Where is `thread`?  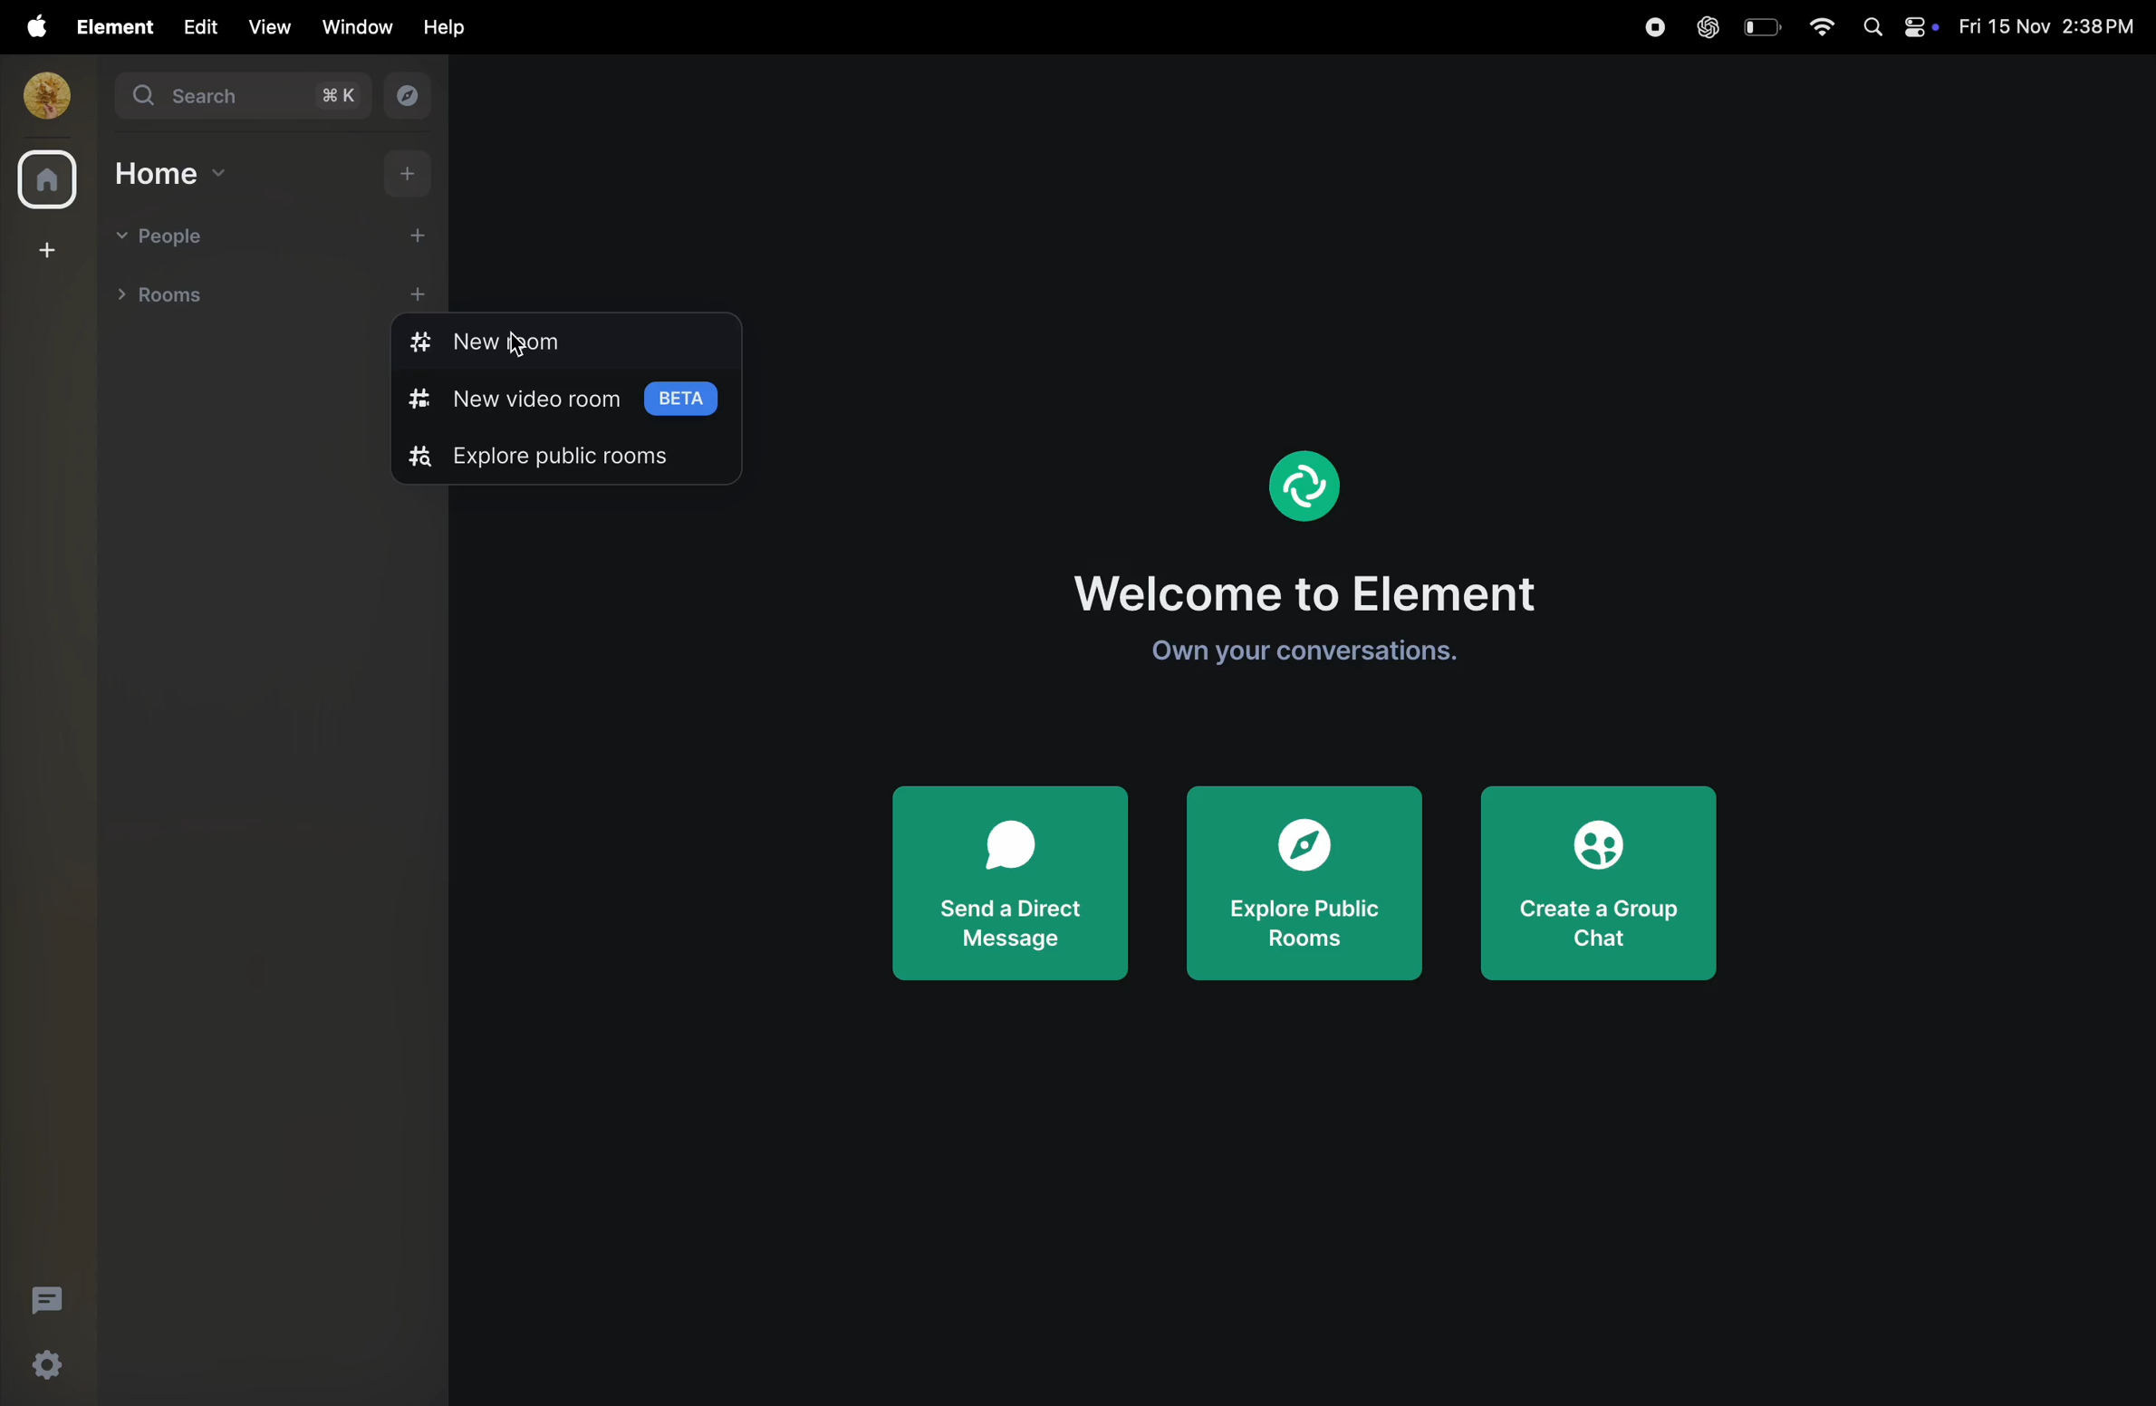 thread is located at coordinates (49, 1299).